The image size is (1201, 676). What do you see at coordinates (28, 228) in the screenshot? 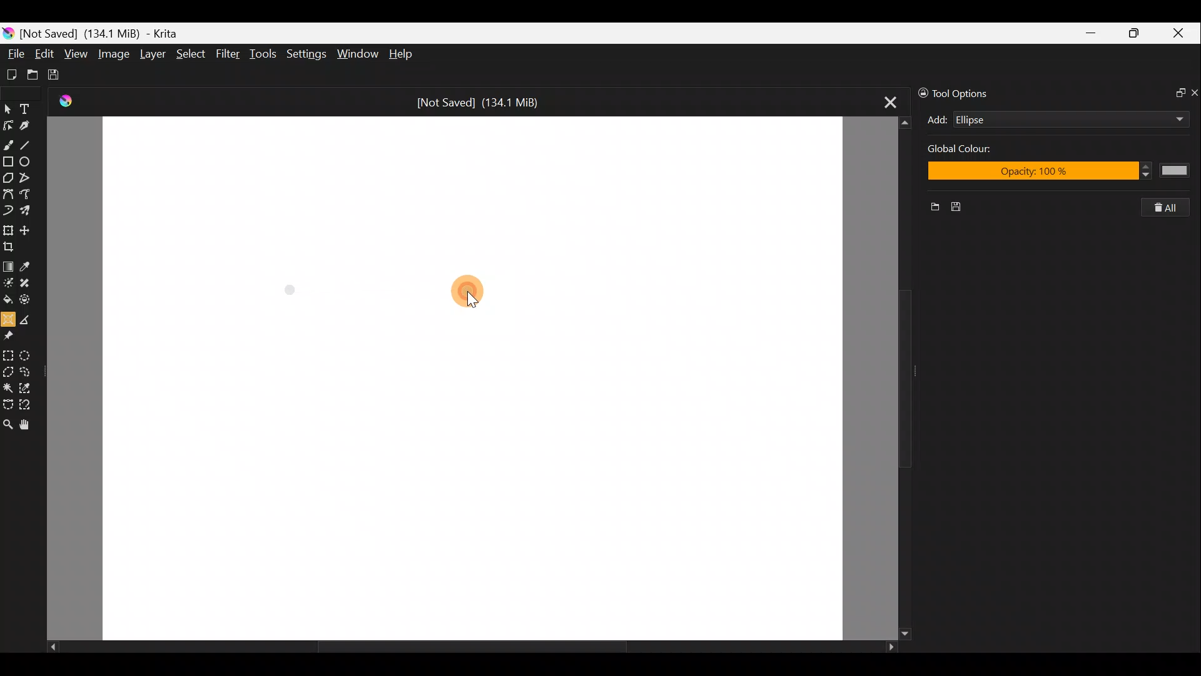
I see `Move a layer` at bounding box center [28, 228].